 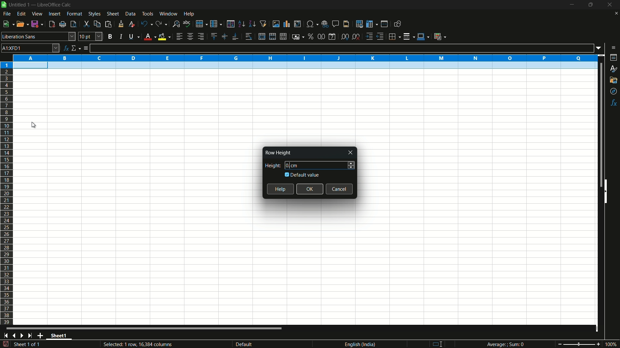 What do you see at coordinates (384, 24) in the screenshot?
I see `split window` at bounding box center [384, 24].